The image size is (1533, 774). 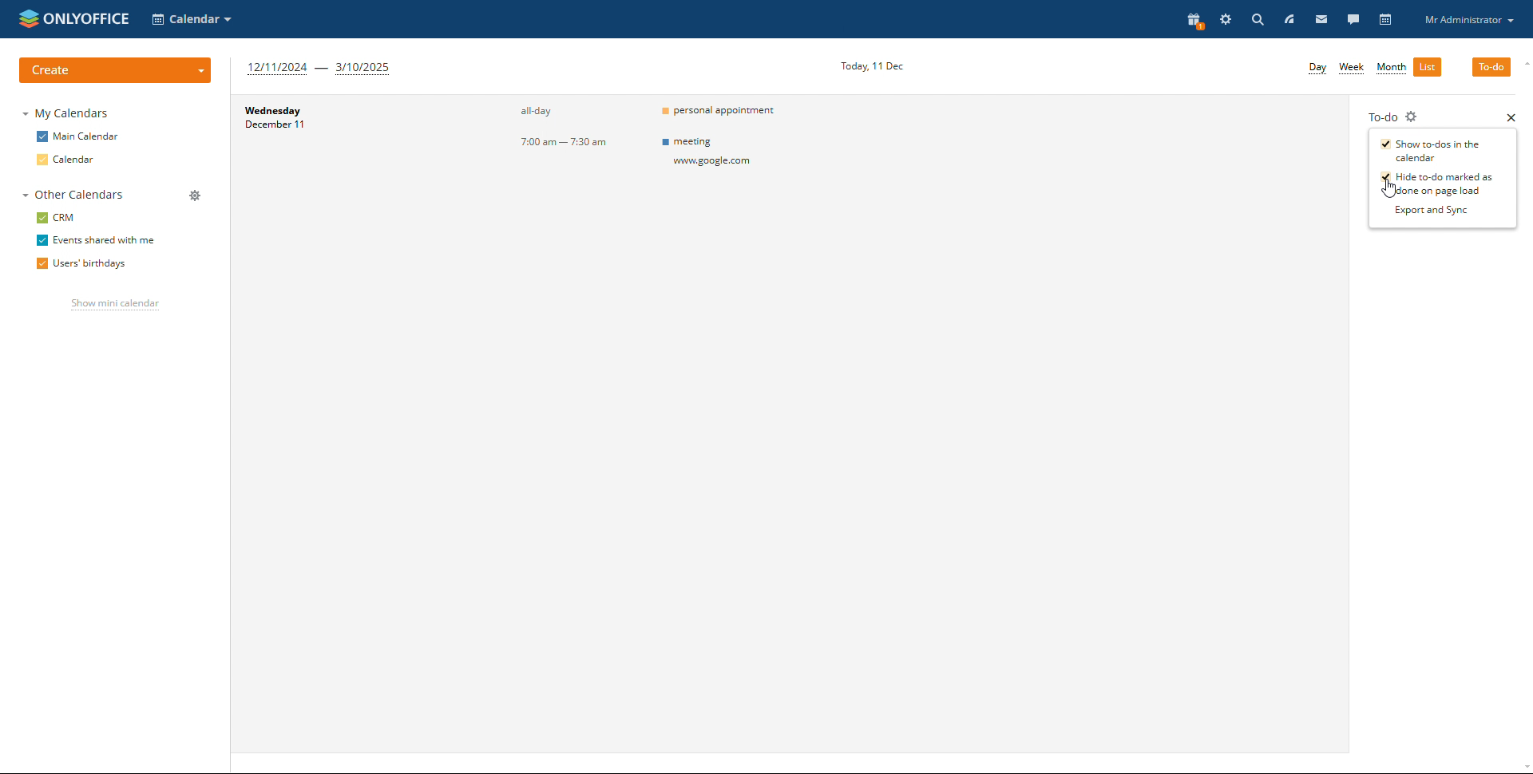 I want to click on users' birthdays, so click(x=81, y=263).